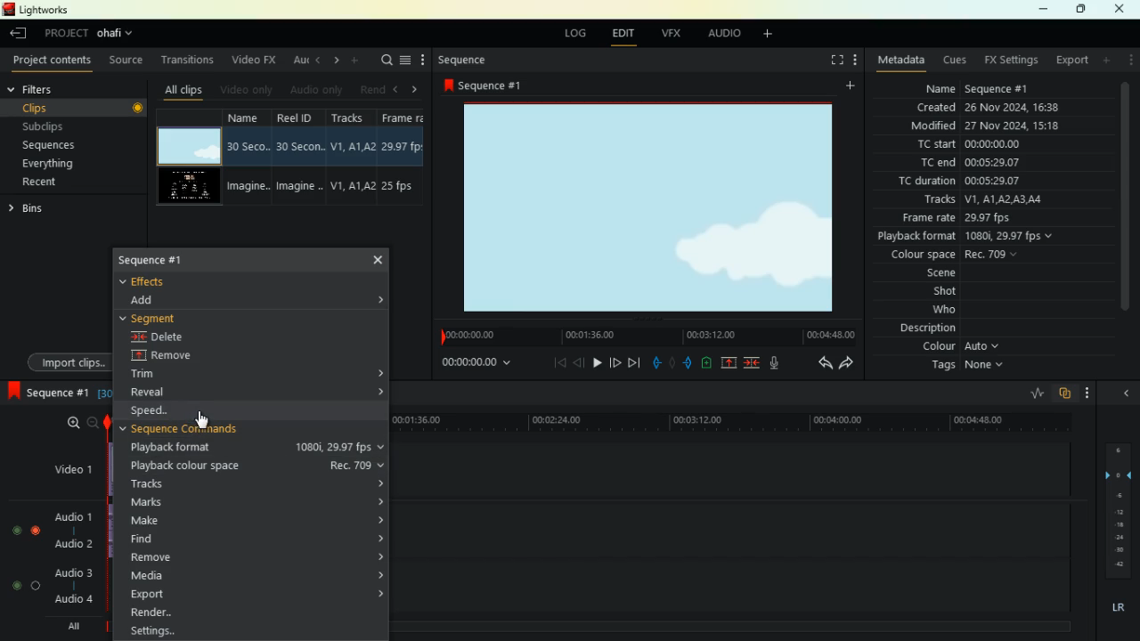 The width and height of the screenshot is (1140, 641). Describe the element at coordinates (16, 34) in the screenshot. I see `back` at that location.